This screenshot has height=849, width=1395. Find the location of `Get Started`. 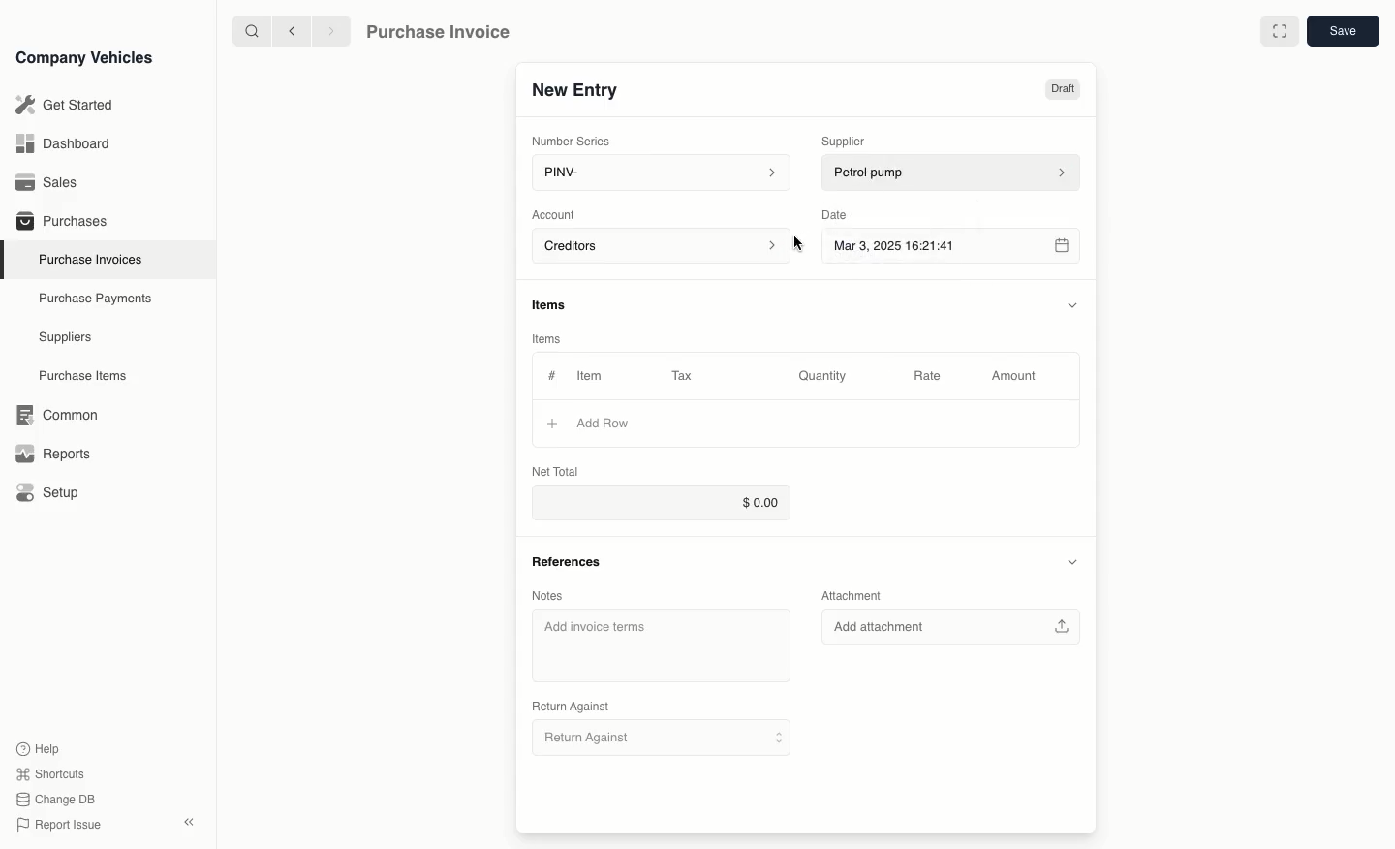

Get Started is located at coordinates (61, 105).